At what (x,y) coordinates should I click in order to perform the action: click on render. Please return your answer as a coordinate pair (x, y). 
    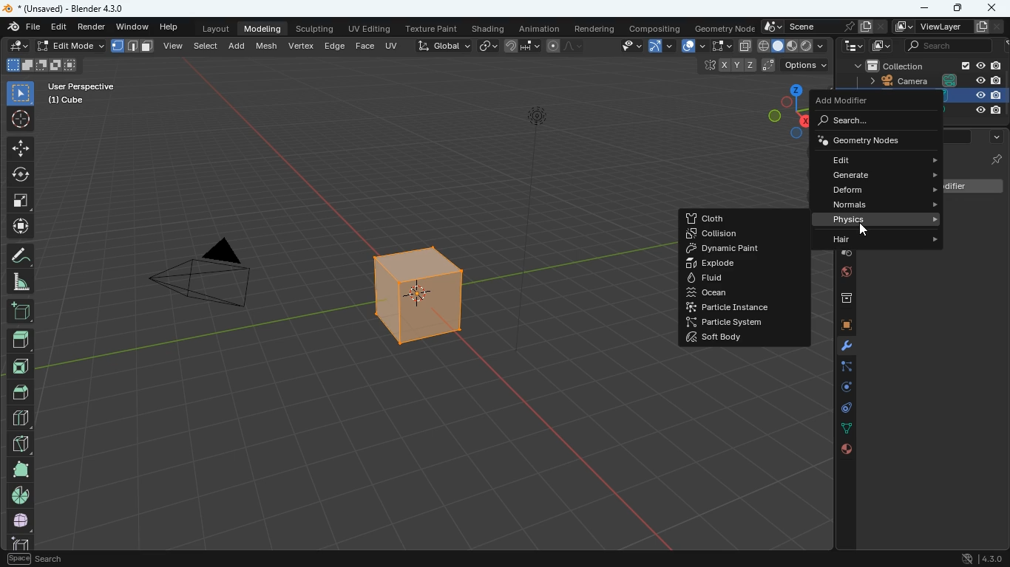
    Looking at the image, I should click on (92, 26).